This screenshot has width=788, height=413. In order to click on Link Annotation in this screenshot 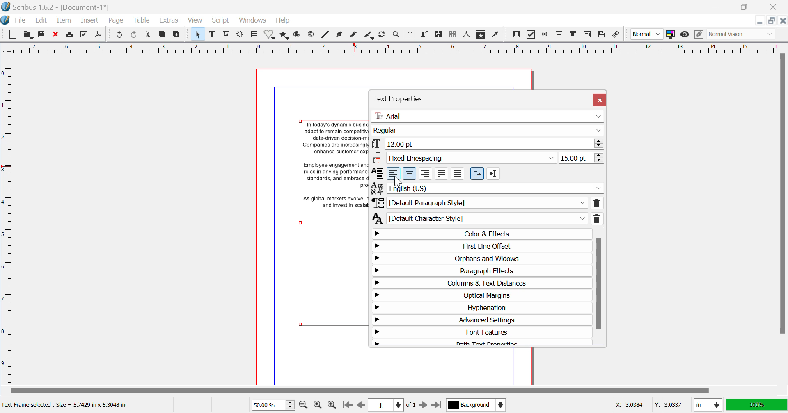, I will do `click(617, 35)`.